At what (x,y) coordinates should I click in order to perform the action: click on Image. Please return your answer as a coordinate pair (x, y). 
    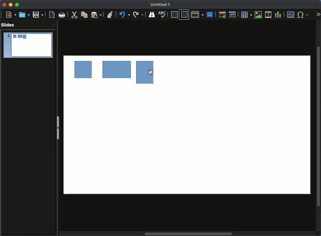
    Looking at the image, I should click on (259, 15).